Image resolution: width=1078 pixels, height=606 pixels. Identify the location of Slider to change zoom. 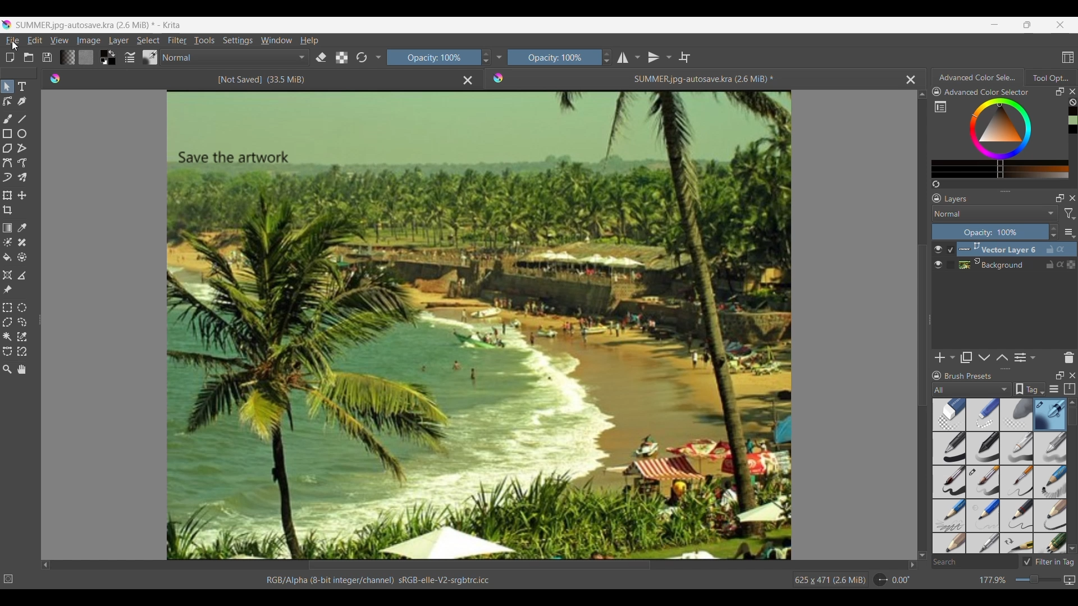
(1038, 580).